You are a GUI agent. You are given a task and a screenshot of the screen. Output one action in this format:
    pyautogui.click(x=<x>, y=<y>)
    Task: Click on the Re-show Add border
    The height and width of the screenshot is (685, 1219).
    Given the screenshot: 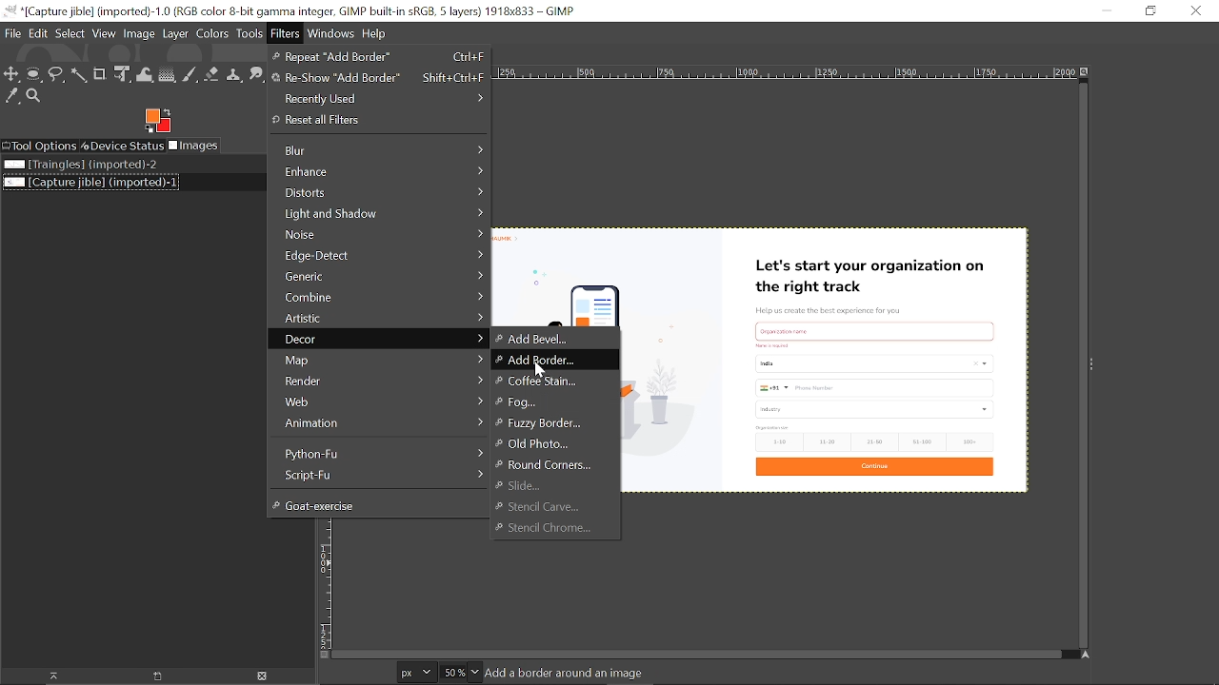 What is the action you would take?
    pyautogui.click(x=379, y=77)
    